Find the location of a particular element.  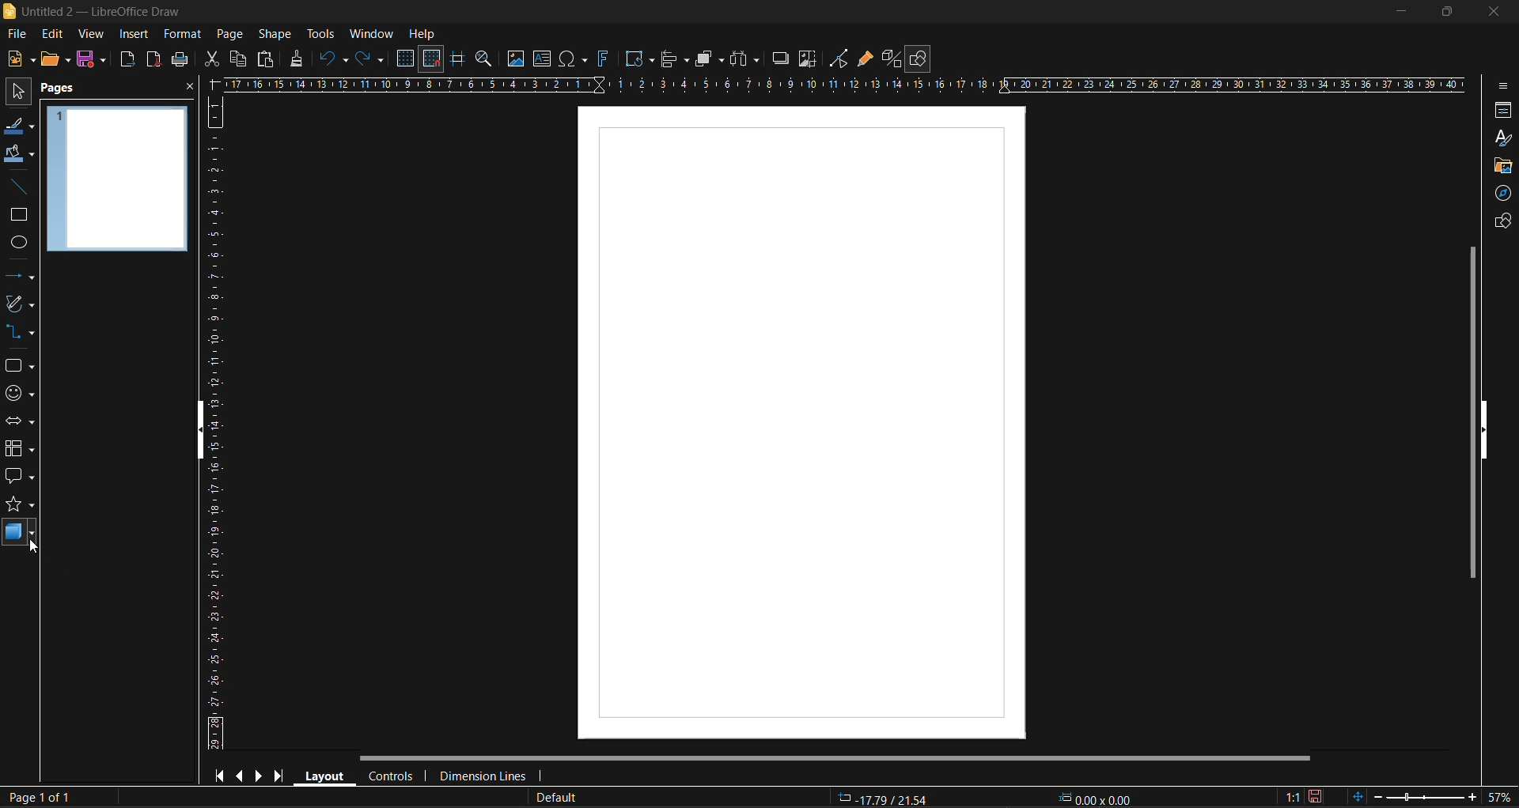

helplines is located at coordinates (460, 61).